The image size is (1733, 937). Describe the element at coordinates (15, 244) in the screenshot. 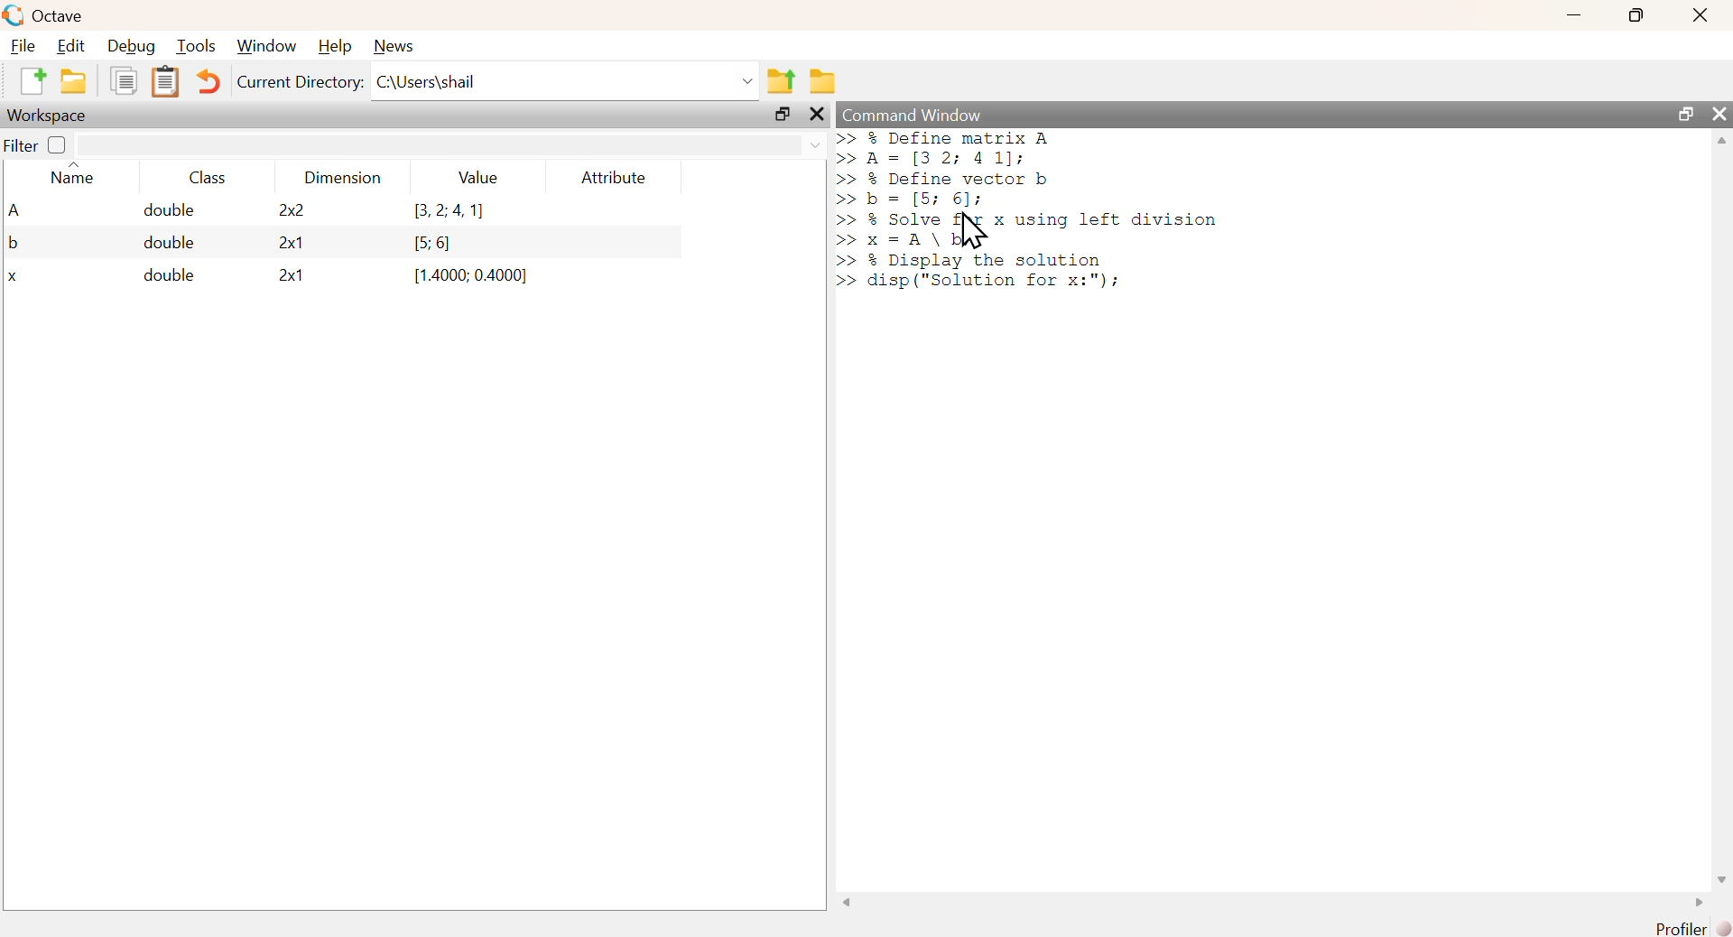

I see `b` at that location.